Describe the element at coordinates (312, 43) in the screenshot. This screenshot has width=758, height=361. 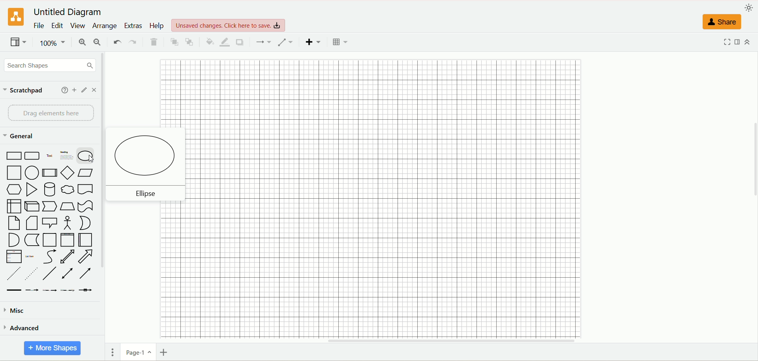
I see `Insert` at that location.